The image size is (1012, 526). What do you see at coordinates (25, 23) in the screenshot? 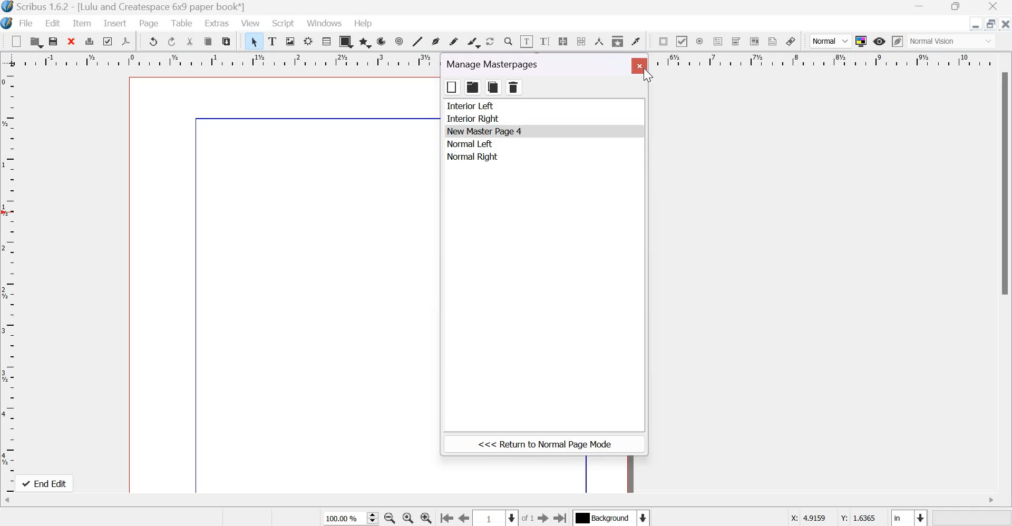
I see `File` at bounding box center [25, 23].